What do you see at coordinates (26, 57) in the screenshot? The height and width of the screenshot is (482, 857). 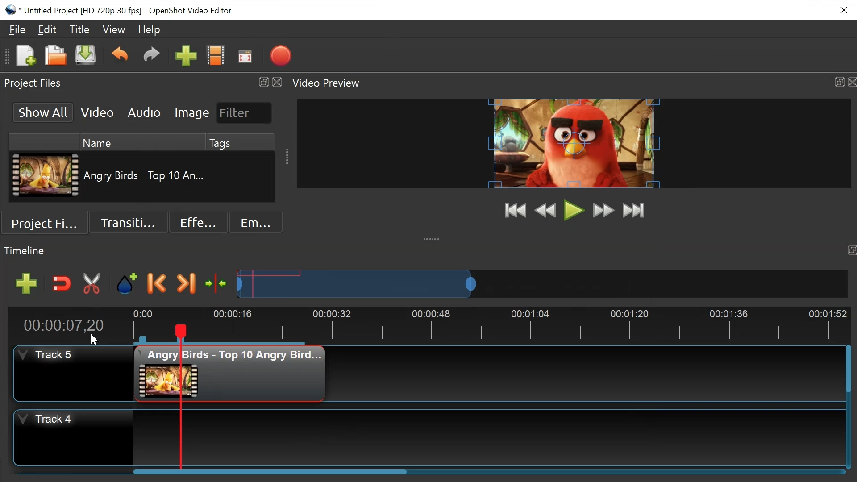 I see `New File` at bounding box center [26, 57].